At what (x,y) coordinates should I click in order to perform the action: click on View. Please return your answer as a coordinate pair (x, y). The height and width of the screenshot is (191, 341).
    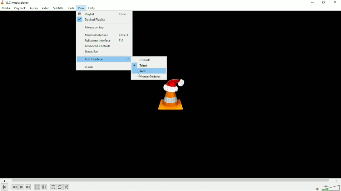
    Looking at the image, I should click on (81, 8).